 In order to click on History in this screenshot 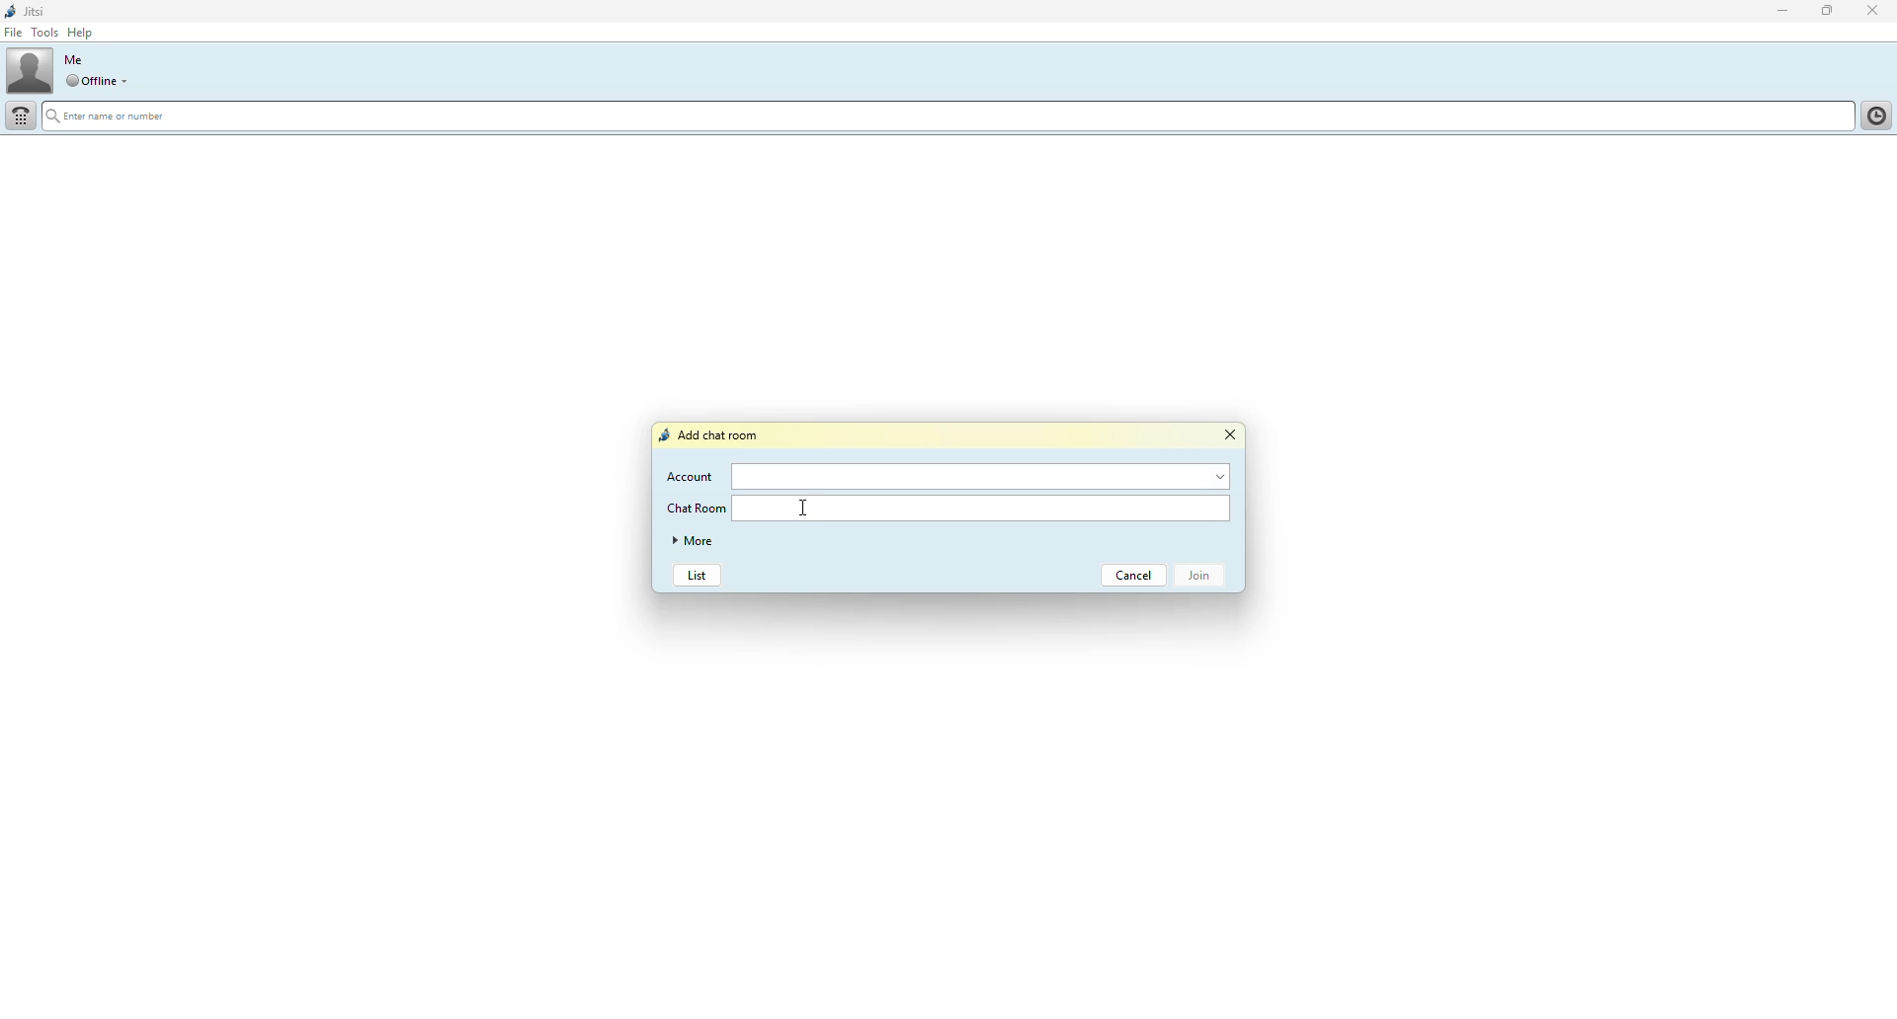, I will do `click(1873, 114)`.